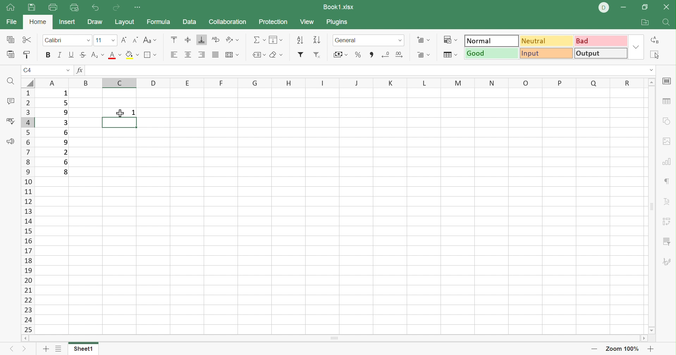 This screenshot has height=355, width=676. I want to click on Column names, so click(339, 82).